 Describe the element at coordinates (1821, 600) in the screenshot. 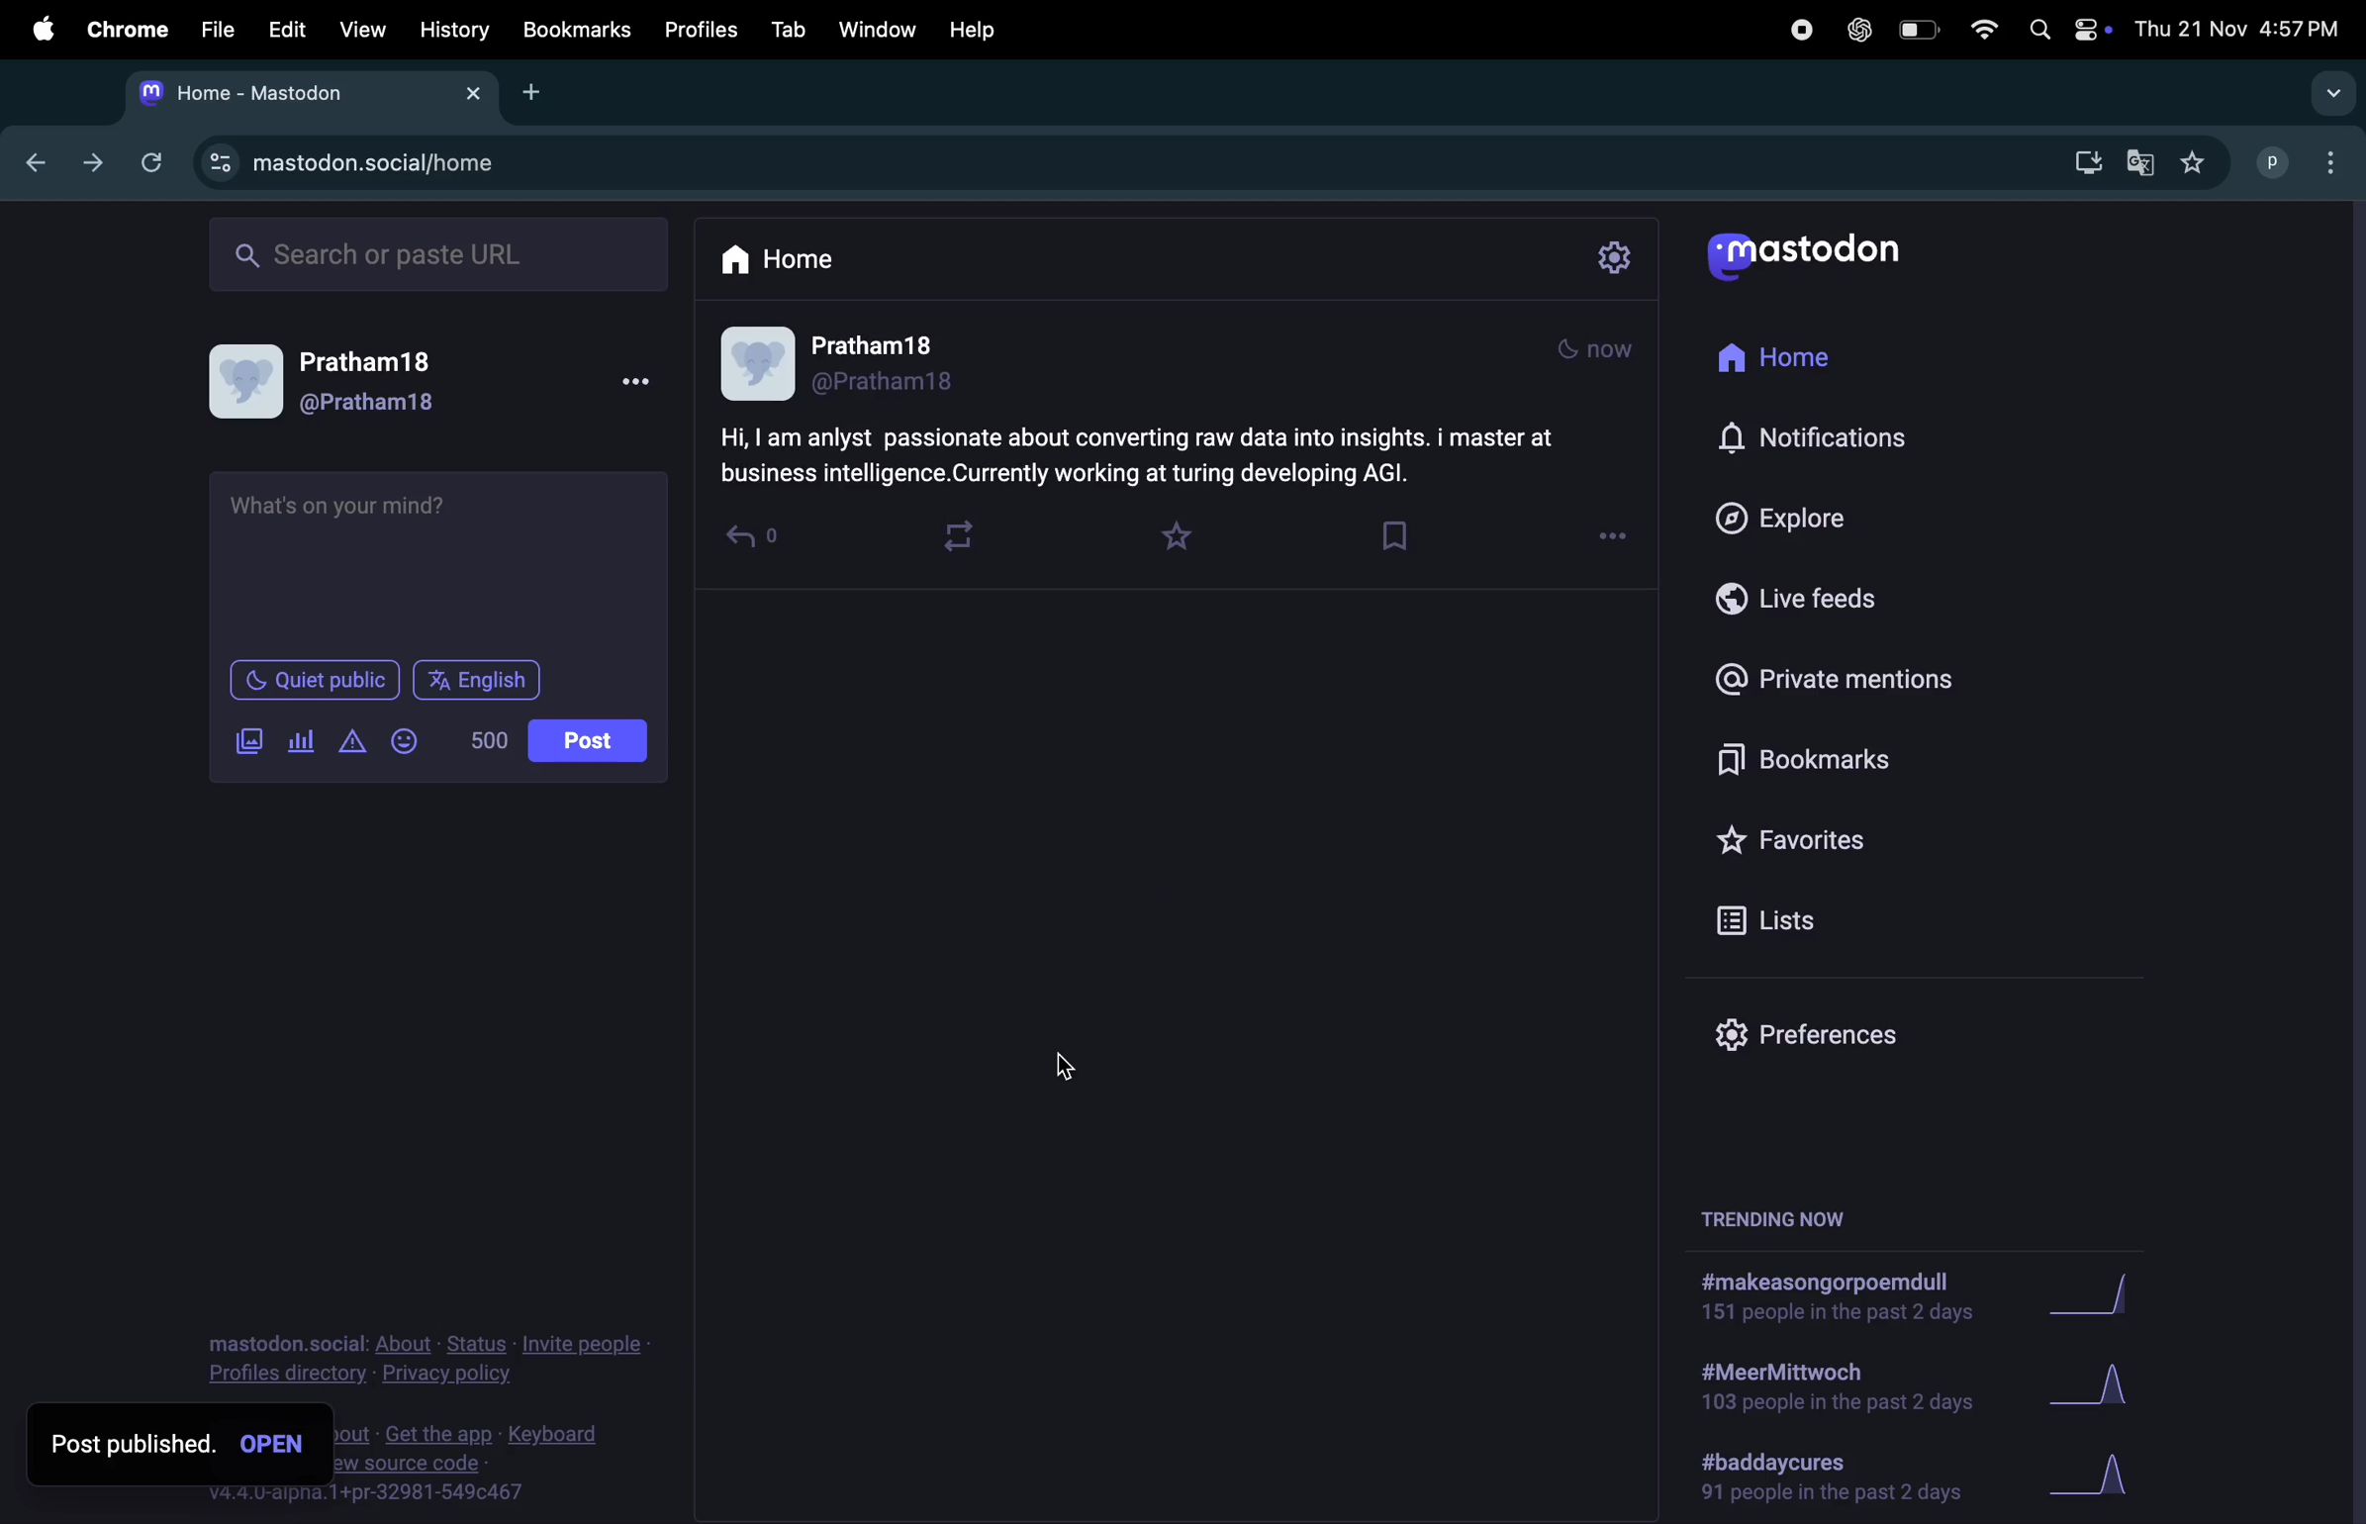

I see `live feeds` at that location.